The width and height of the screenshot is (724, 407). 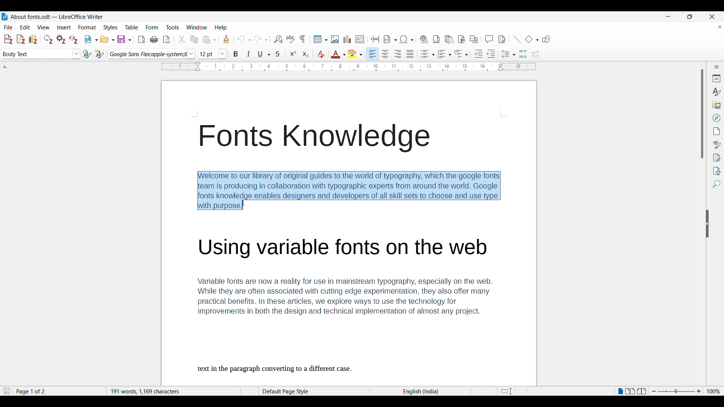 What do you see at coordinates (278, 40) in the screenshot?
I see `Find and replace` at bounding box center [278, 40].